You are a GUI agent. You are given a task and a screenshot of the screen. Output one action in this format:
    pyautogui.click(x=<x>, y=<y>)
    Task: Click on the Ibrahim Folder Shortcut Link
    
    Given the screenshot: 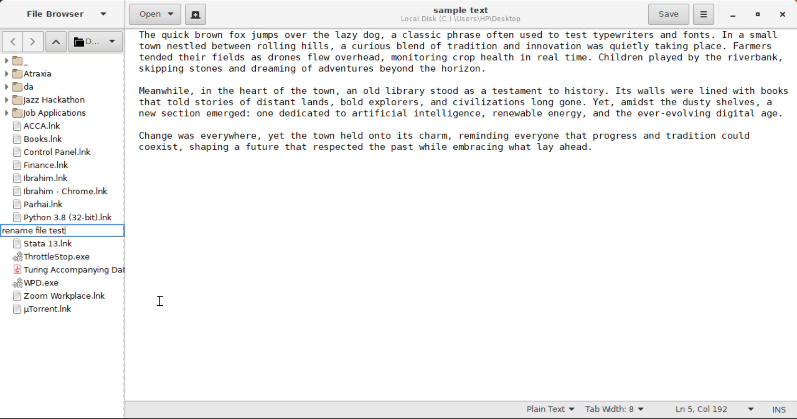 What is the action you would take?
    pyautogui.click(x=61, y=179)
    